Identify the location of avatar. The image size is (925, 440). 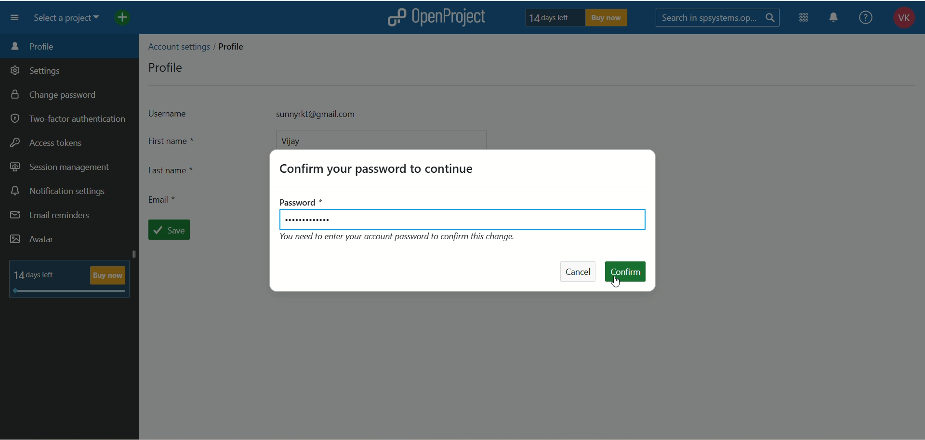
(33, 239).